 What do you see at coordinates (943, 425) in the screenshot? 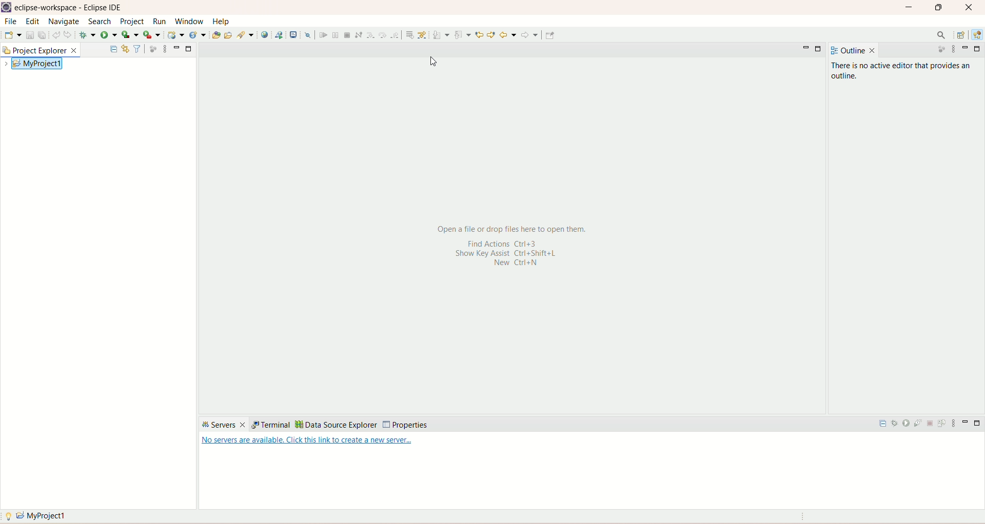
I see `publish to the server` at bounding box center [943, 425].